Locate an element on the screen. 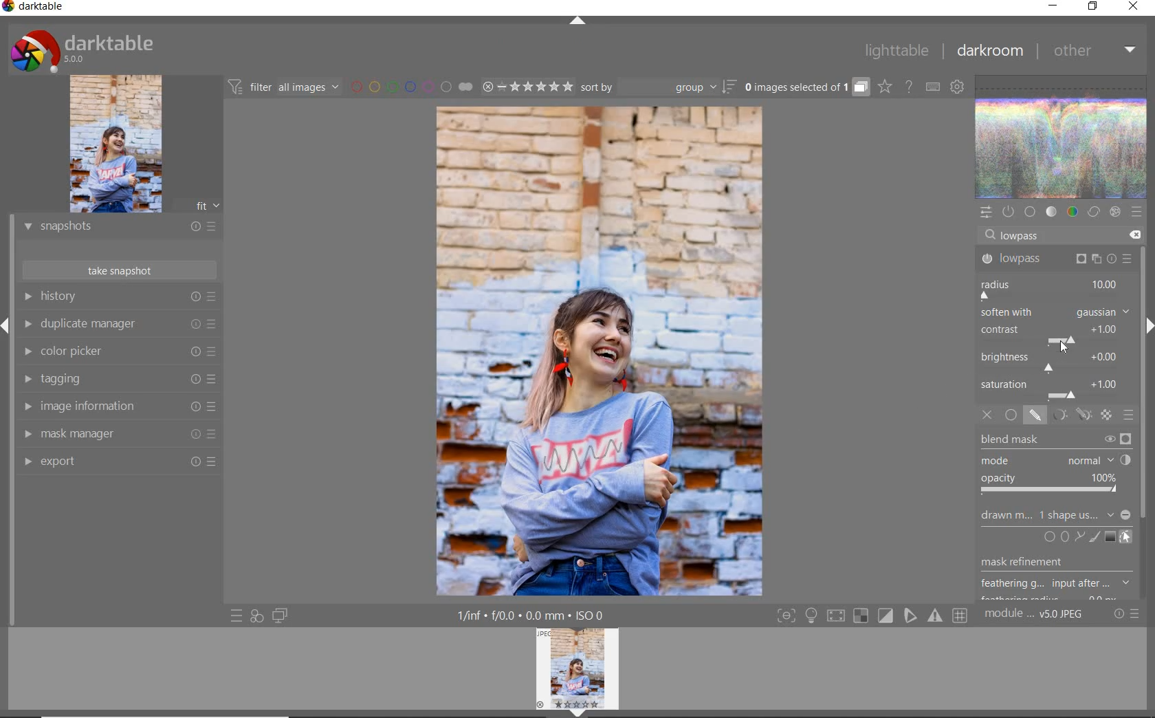 Image resolution: width=1155 pixels, height=718 pixels. filter all images by module order is located at coordinates (285, 88).